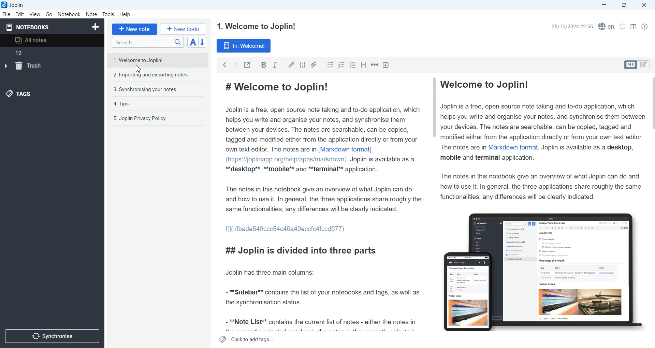 This screenshot has height=348, width=655. What do you see at coordinates (203, 42) in the screenshot?
I see `Reverse sort order` at bounding box center [203, 42].